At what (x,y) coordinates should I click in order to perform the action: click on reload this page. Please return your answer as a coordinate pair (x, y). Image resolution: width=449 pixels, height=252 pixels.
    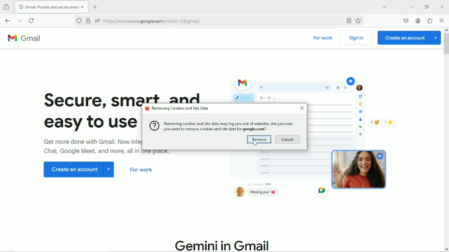
    Looking at the image, I should click on (32, 21).